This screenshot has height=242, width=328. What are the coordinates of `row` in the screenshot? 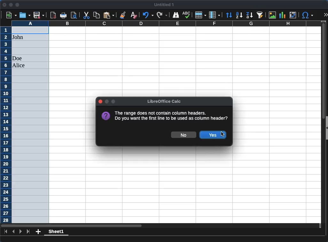 It's located at (200, 15).